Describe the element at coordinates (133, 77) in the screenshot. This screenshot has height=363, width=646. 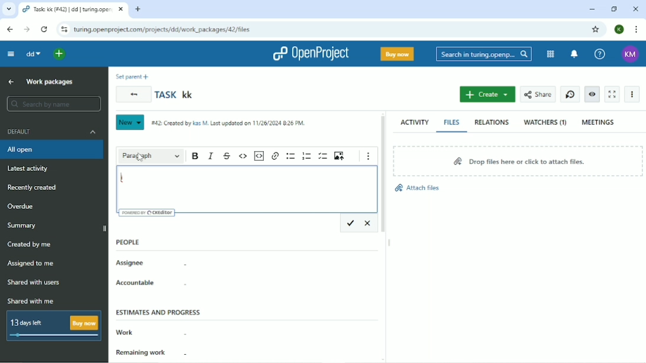
I see `Set parent` at that location.